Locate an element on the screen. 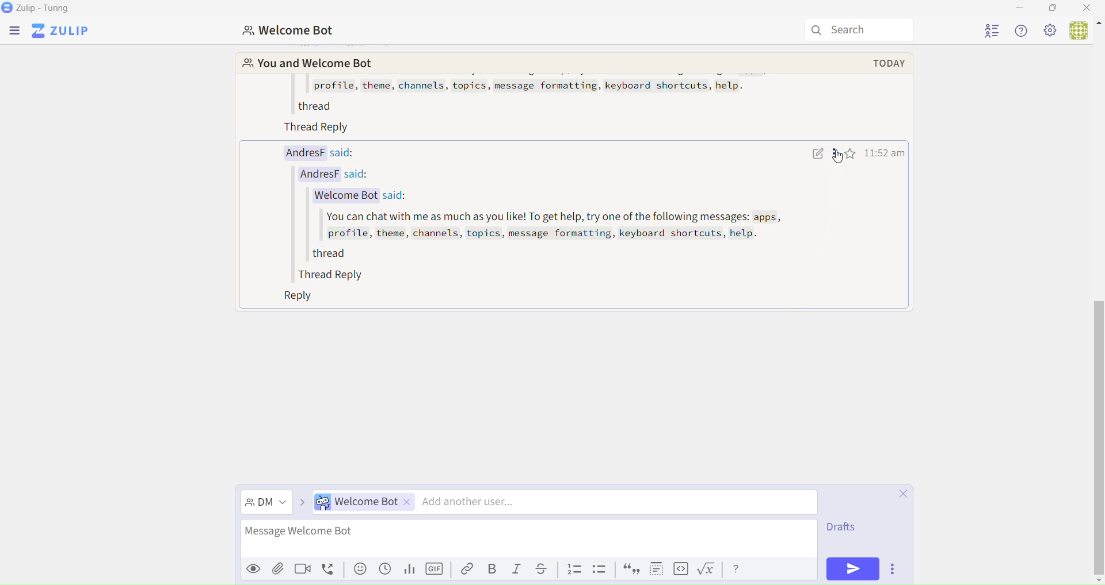 This screenshot has width=1105, height=585. vertical scroll bar is located at coordinates (1098, 437).